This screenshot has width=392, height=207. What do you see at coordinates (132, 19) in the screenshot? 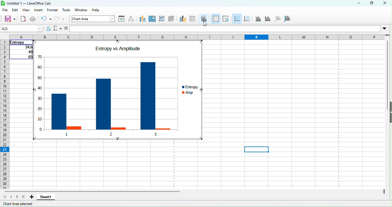
I see `character` at bounding box center [132, 19].